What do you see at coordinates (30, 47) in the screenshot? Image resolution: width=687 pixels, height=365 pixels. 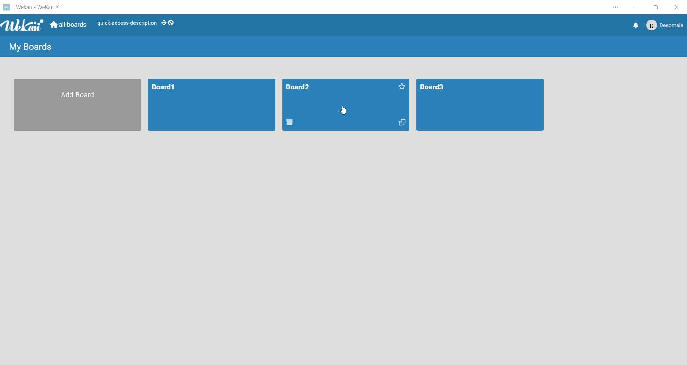 I see `my boards` at bounding box center [30, 47].